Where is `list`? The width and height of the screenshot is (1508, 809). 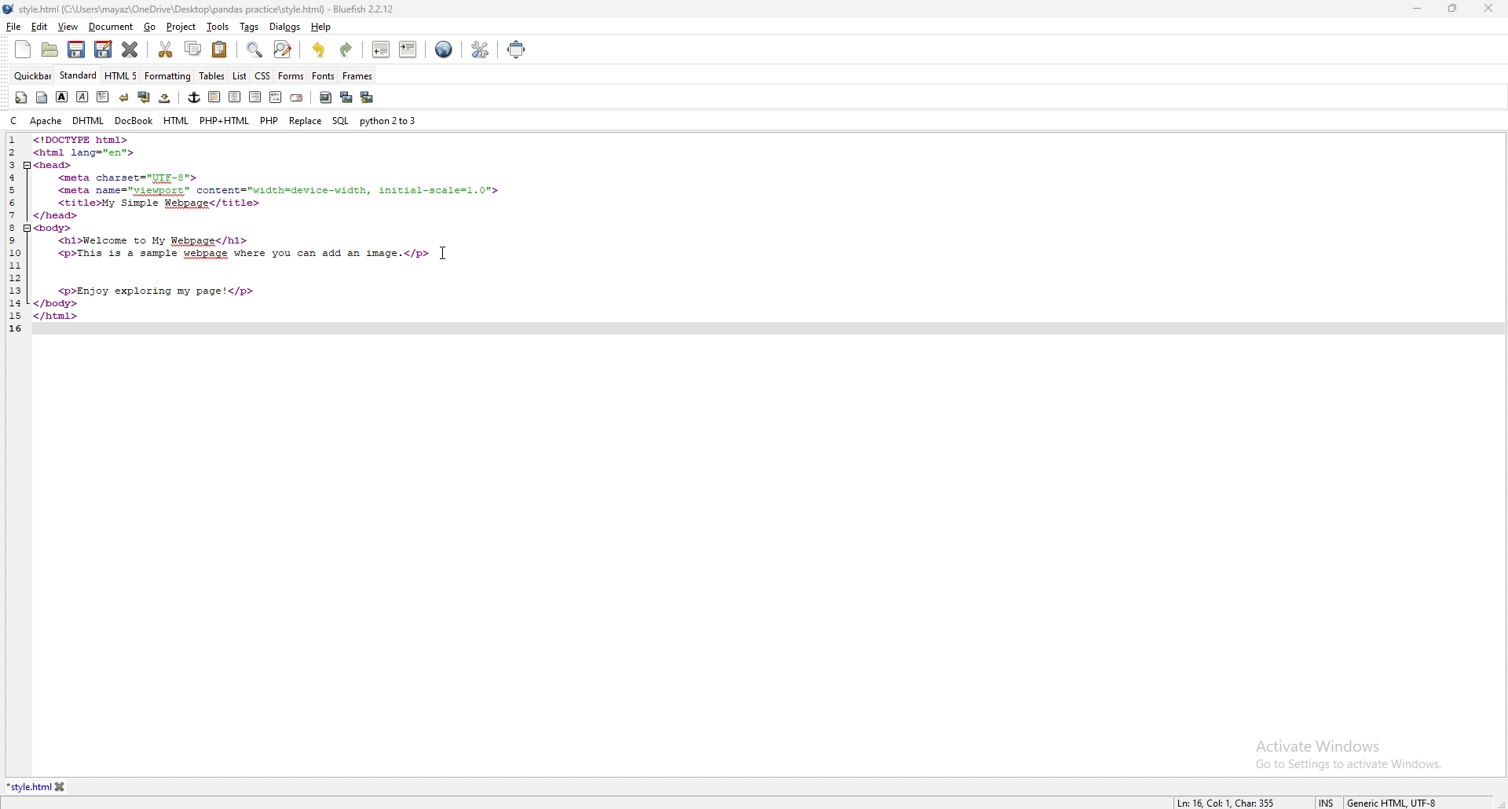 list is located at coordinates (240, 77).